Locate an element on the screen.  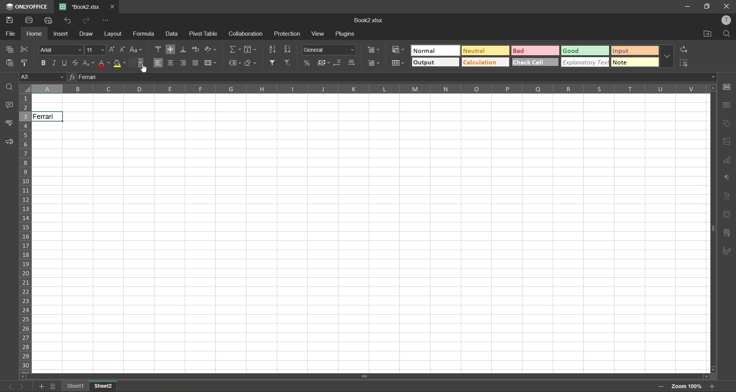
slicer is located at coordinates (729, 232).